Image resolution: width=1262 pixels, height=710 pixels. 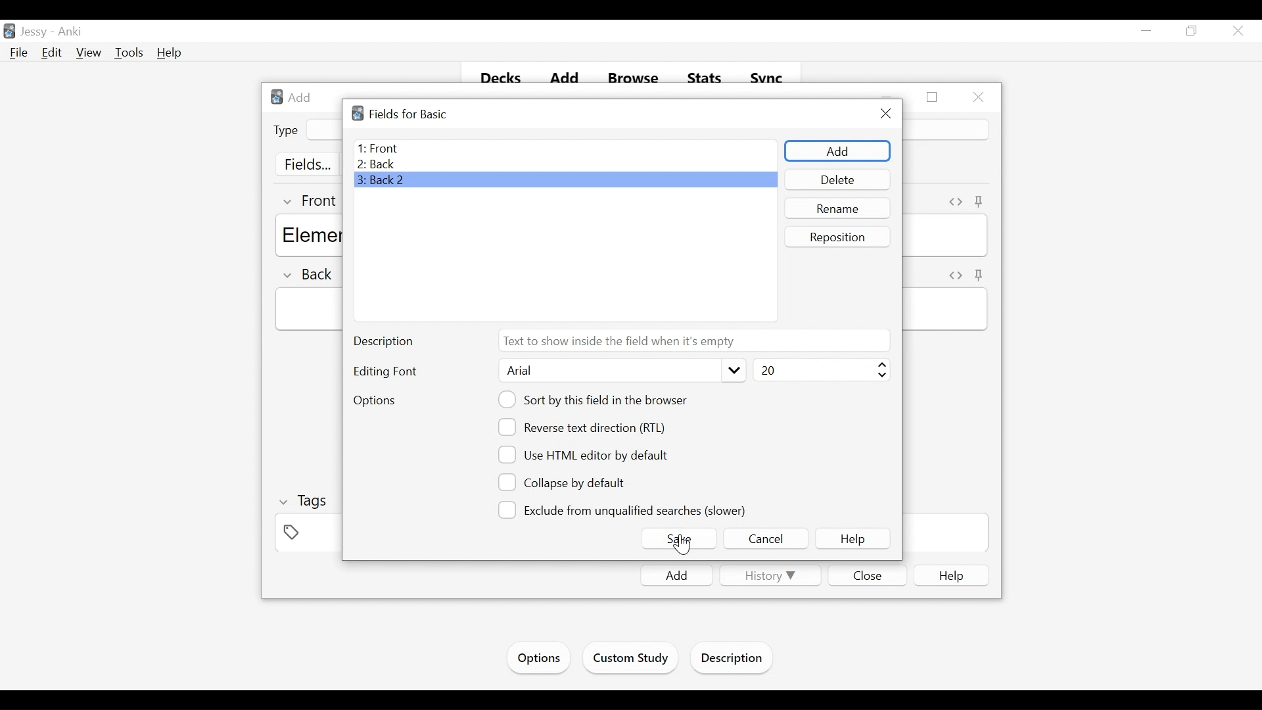 I want to click on Anki, so click(x=70, y=32).